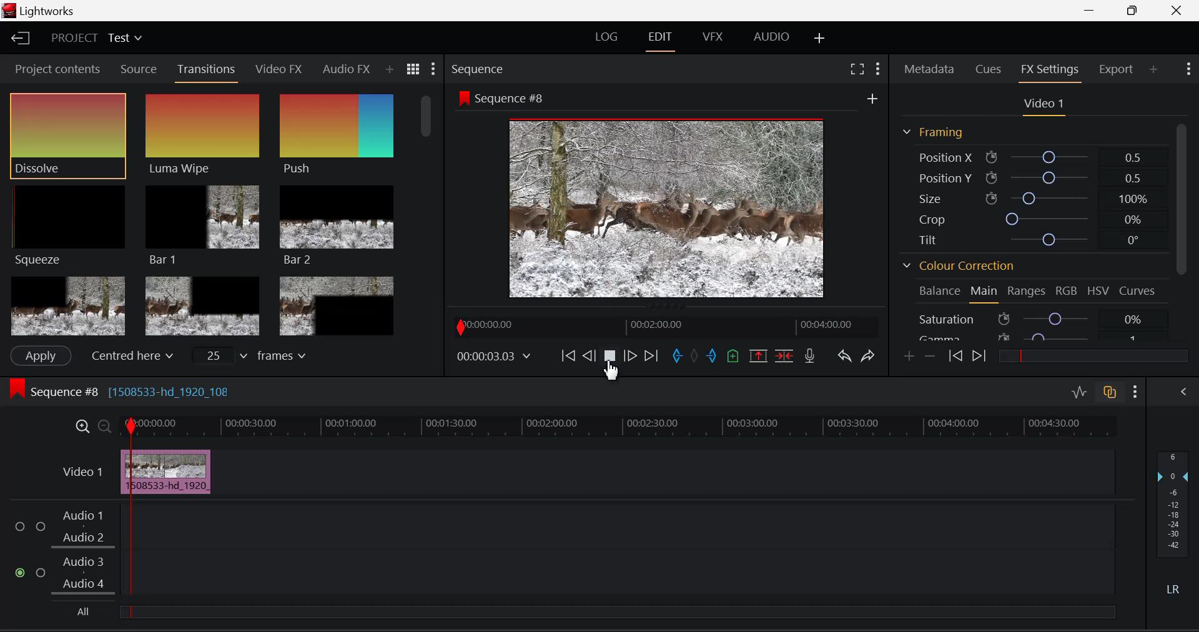 The width and height of the screenshot is (1199, 632). I want to click on VFX Layout, so click(715, 38).